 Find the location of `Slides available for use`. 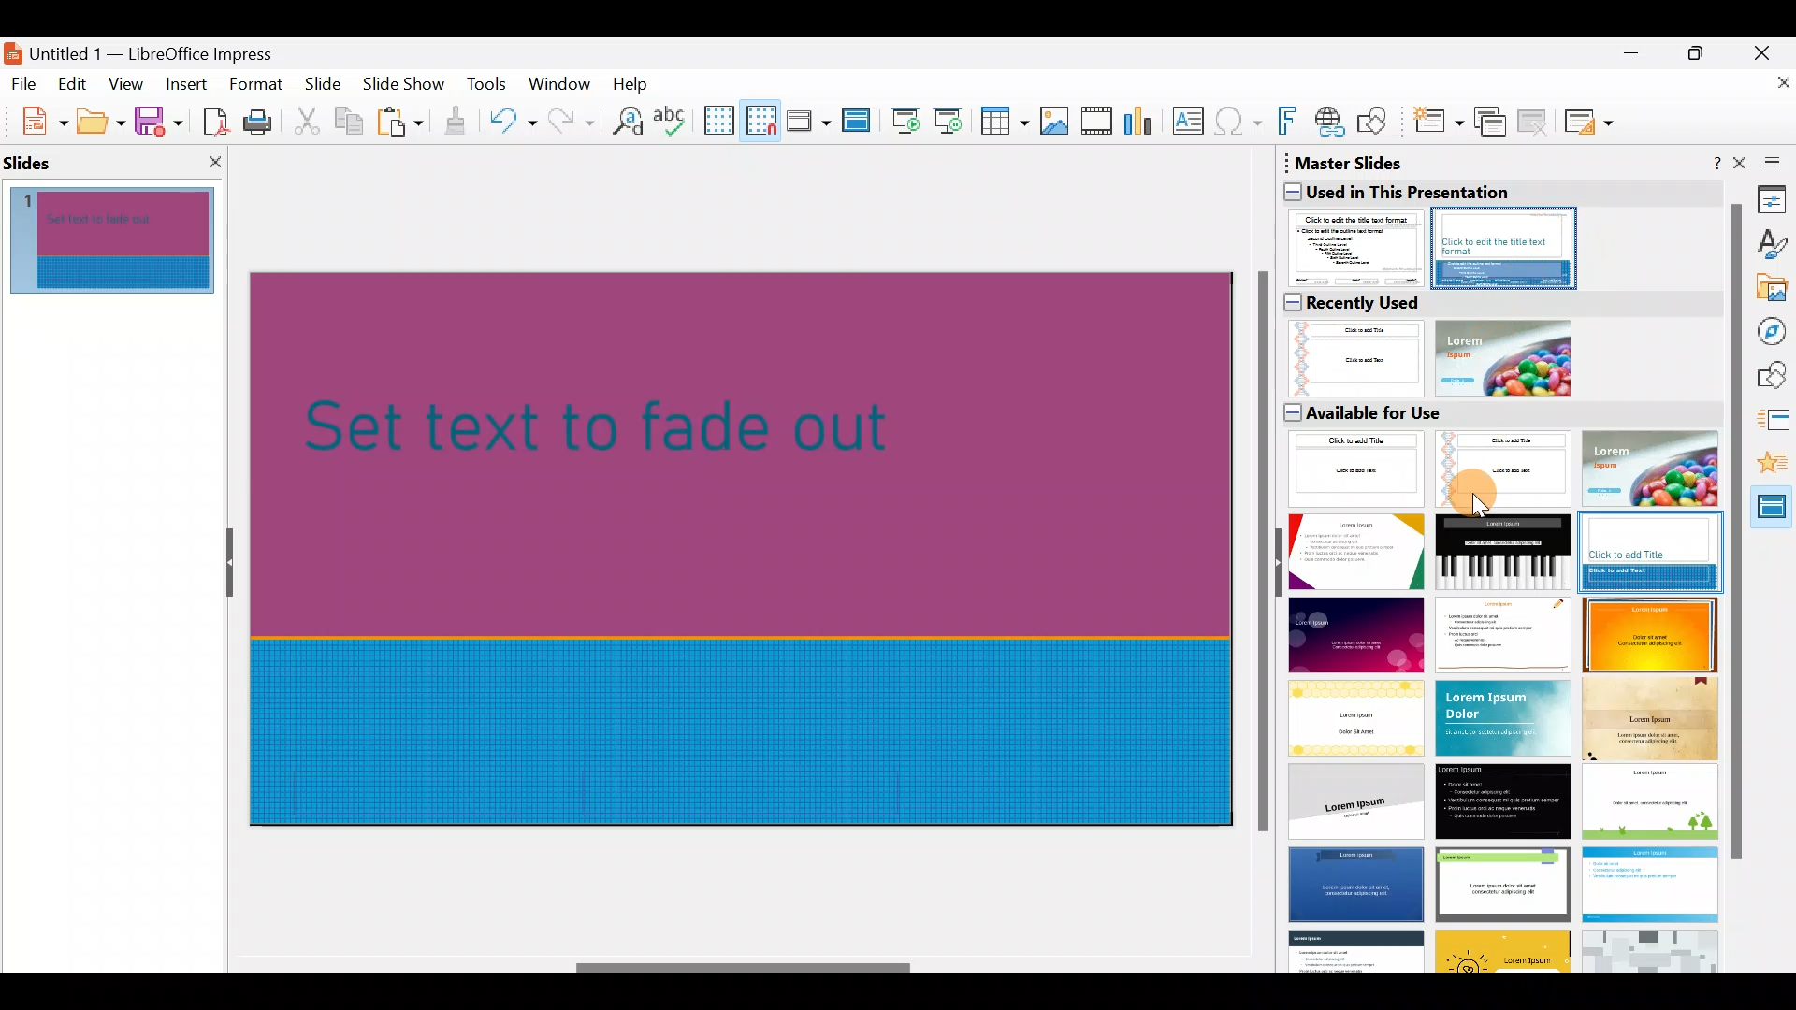

Slides available for use is located at coordinates (1498, 685).